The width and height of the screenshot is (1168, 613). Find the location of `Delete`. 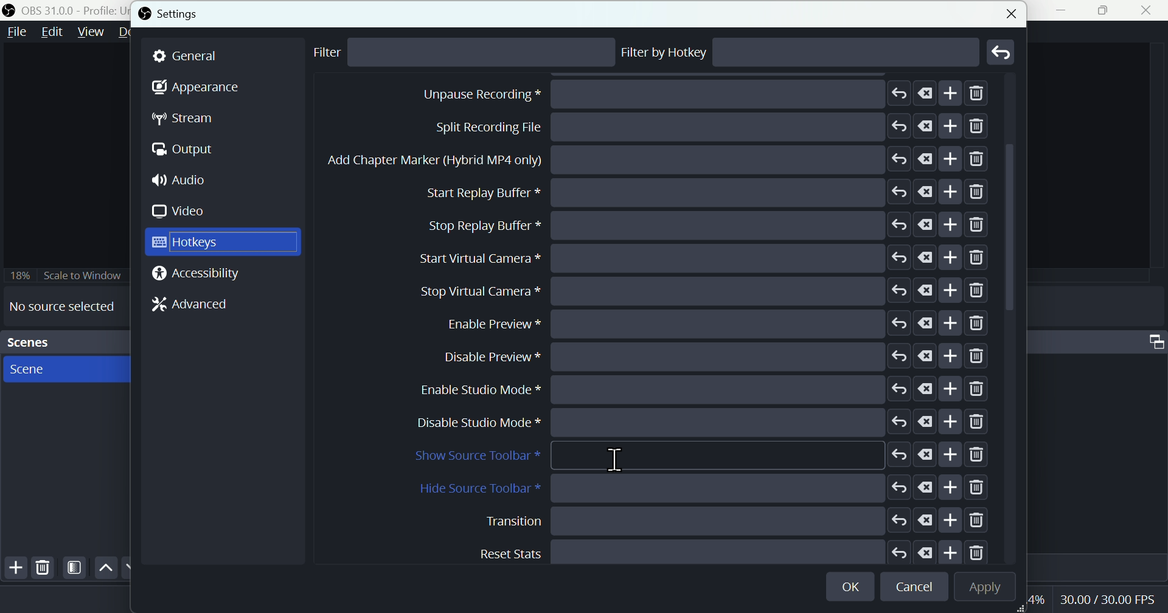

Delete is located at coordinates (43, 567).